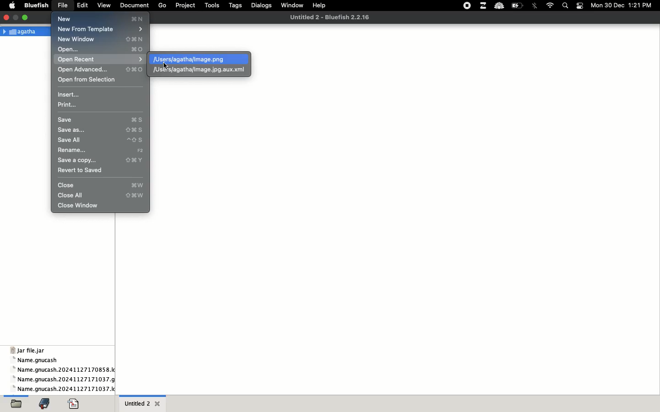  I want to click on open, so click(16, 403).